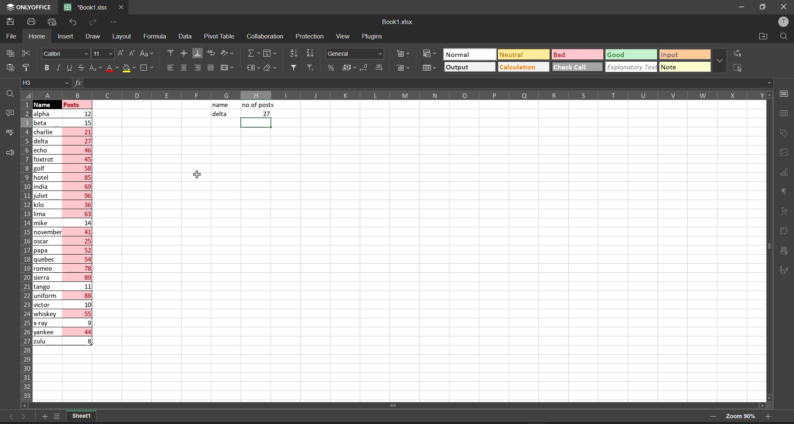 Image resolution: width=794 pixels, height=424 pixels. I want to click on pivot table settings, so click(787, 231).